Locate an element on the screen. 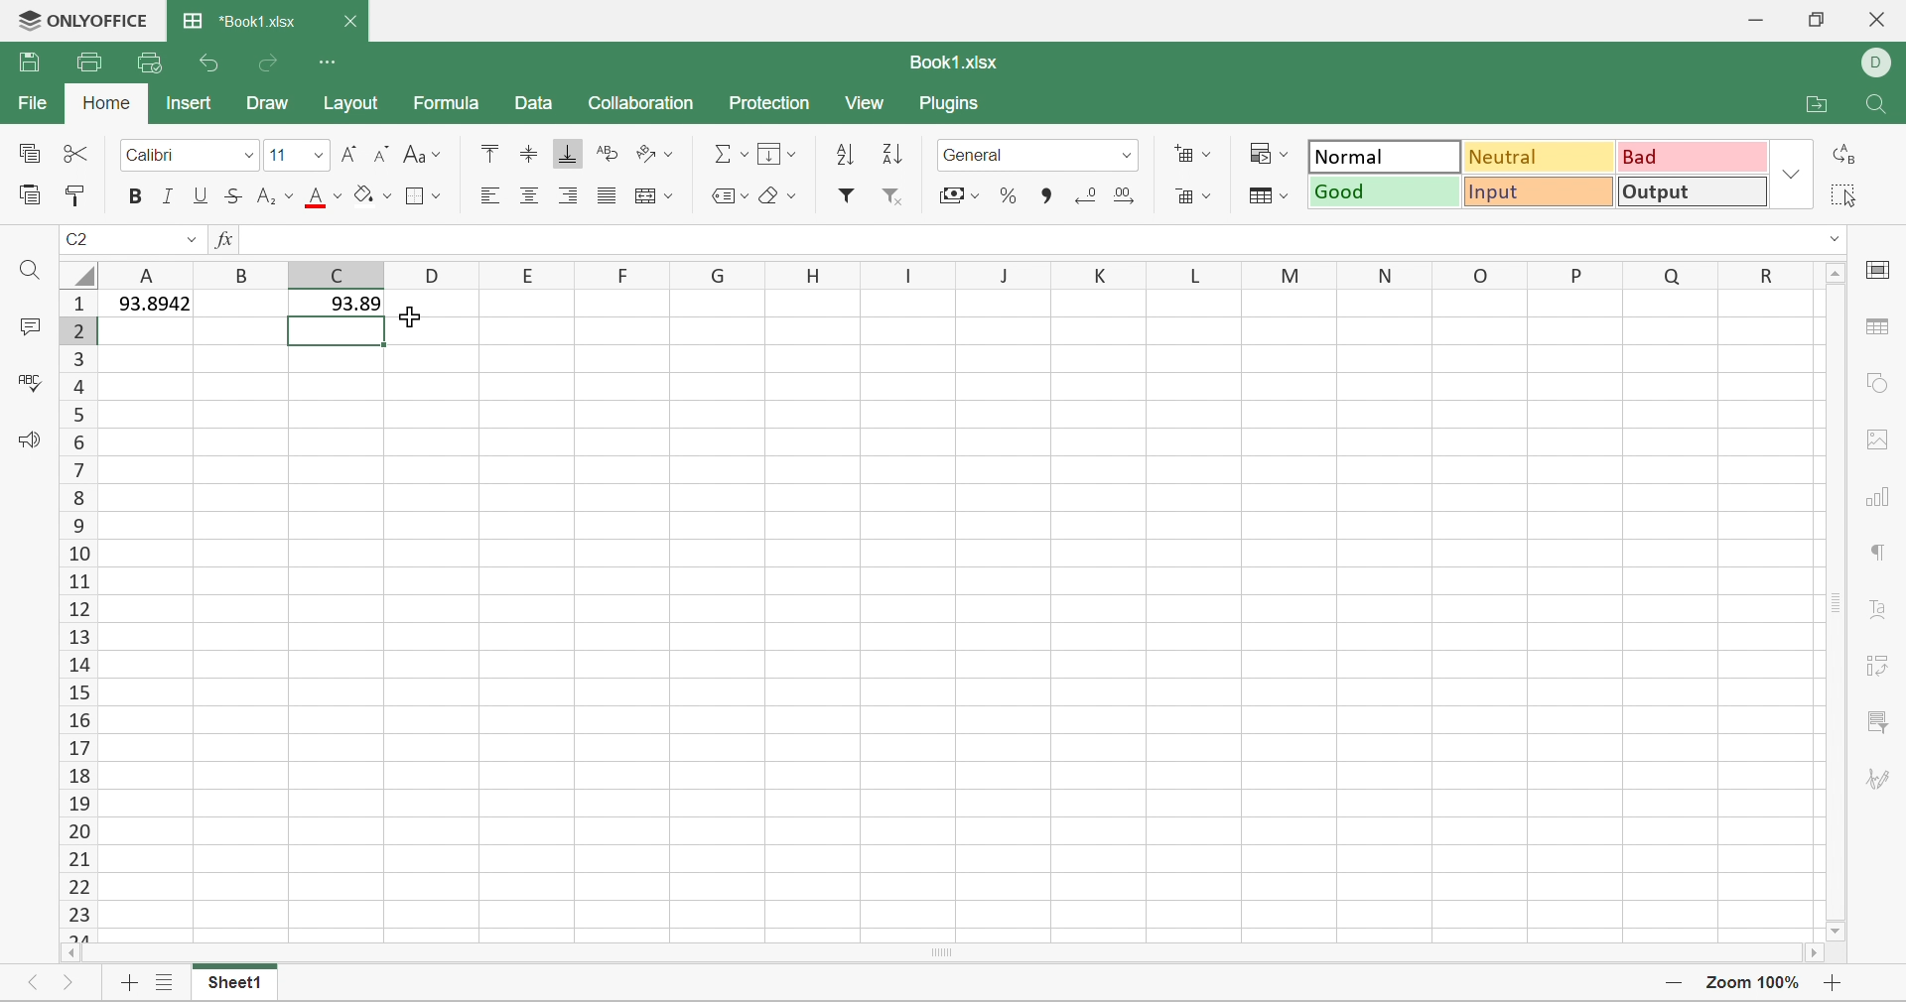  Clear is located at coordinates (778, 196).